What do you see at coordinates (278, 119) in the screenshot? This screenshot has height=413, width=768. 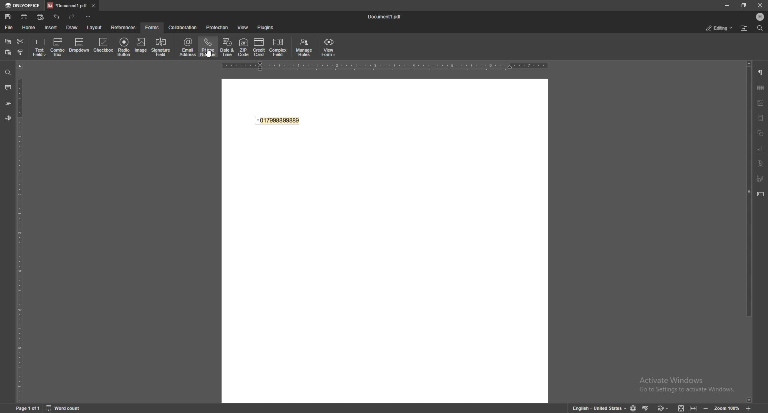 I see `phone number` at bounding box center [278, 119].